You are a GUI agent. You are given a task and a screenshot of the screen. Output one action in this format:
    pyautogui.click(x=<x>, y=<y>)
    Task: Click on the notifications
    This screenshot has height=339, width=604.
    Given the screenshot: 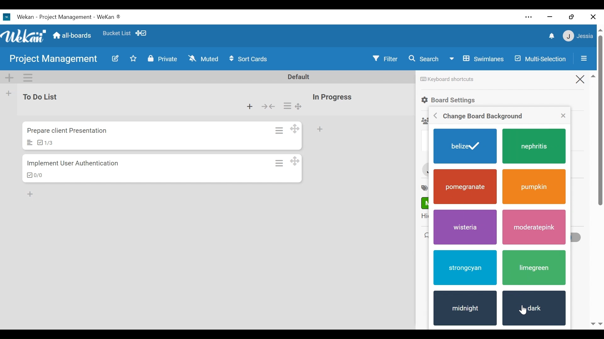 What is the action you would take?
    pyautogui.click(x=547, y=35)
    